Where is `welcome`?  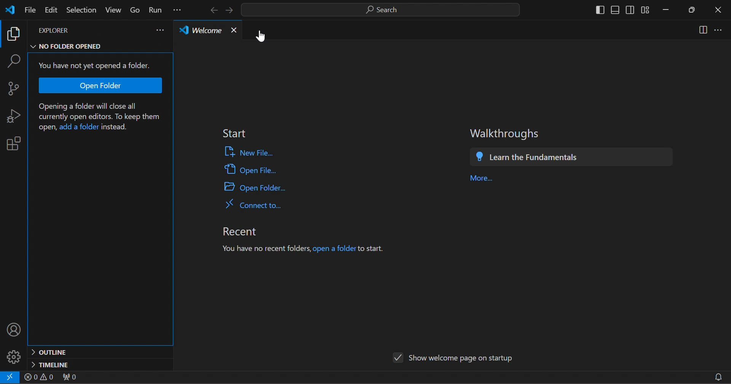 welcome is located at coordinates (199, 30).